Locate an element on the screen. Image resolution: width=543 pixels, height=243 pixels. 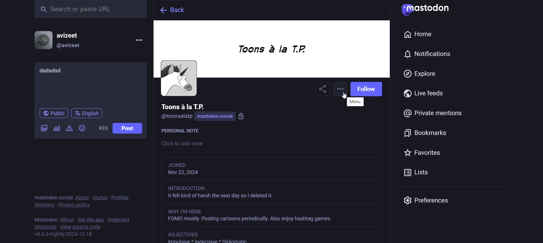
profile picture is located at coordinates (178, 79).